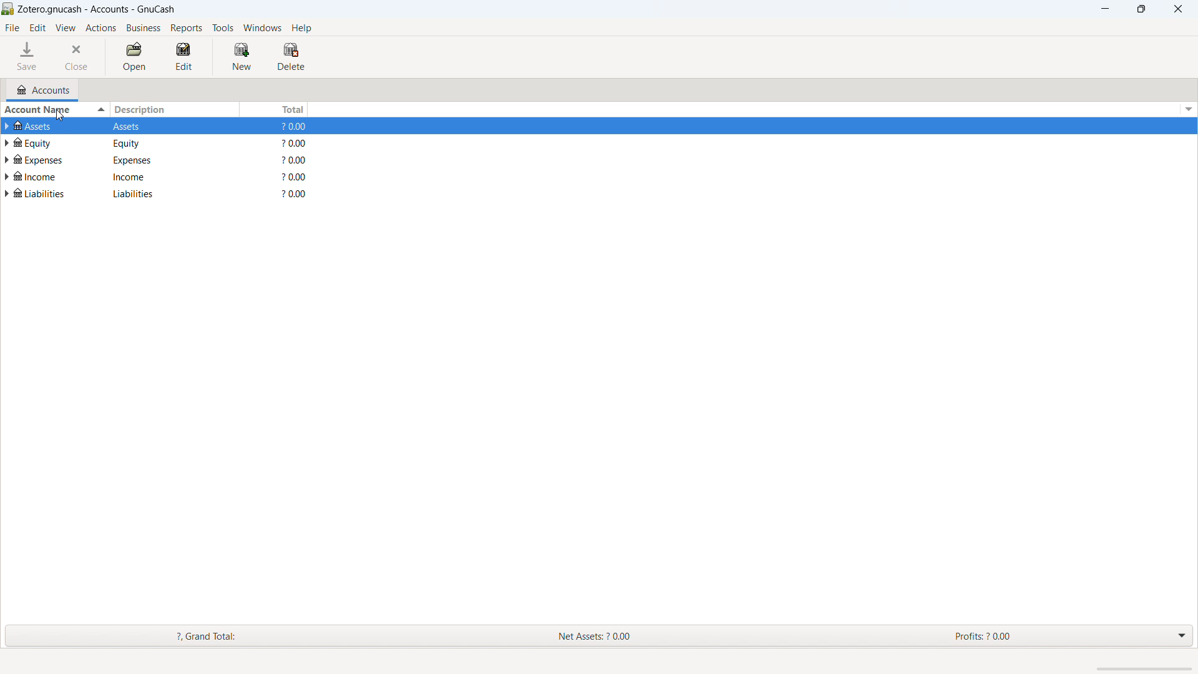 The height and width of the screenshot is (674, 1198). I want to click on tools, so click(223, 28).